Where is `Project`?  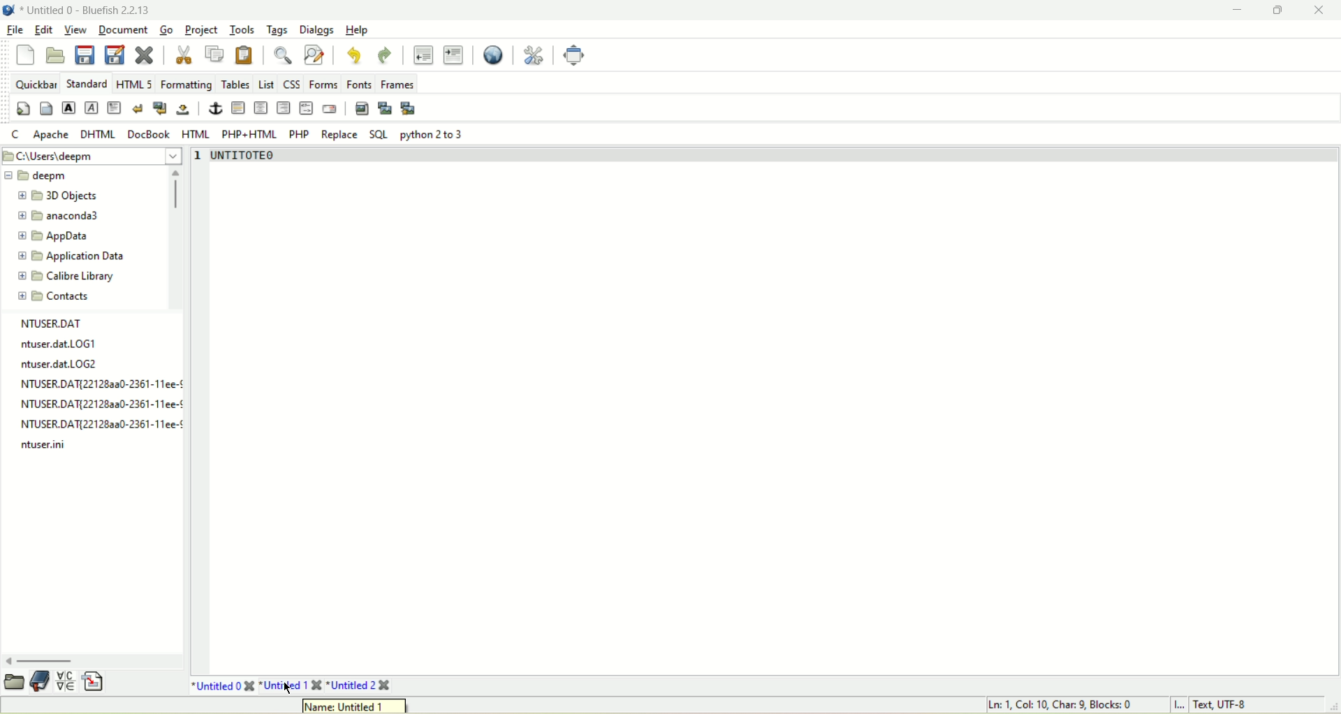 Project is located at coordinates (200, 28).